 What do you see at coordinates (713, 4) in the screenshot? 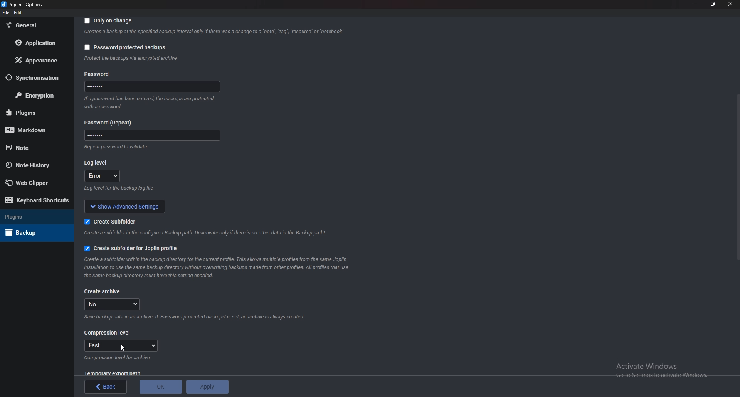
I see `resize` at bounding box center [713, 4].